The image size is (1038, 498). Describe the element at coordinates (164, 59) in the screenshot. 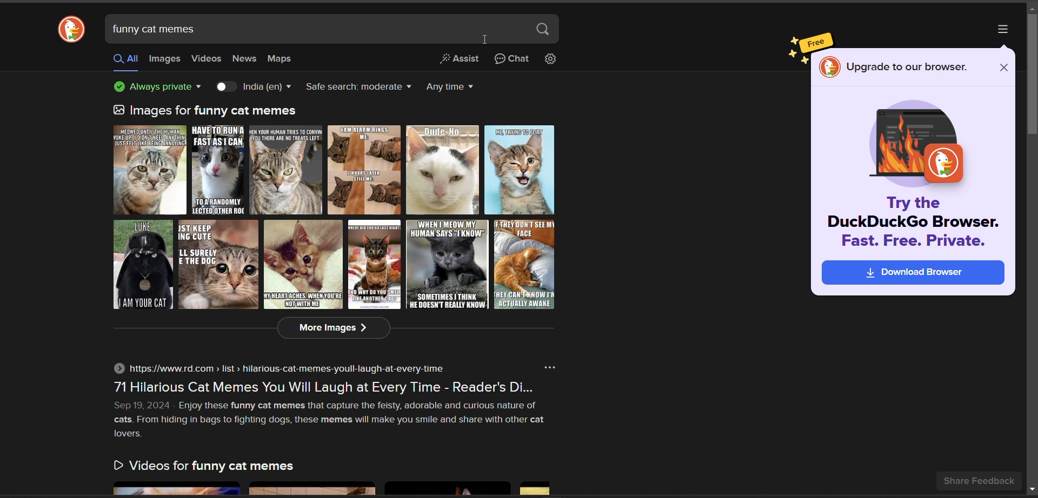

I see `images` at that location.